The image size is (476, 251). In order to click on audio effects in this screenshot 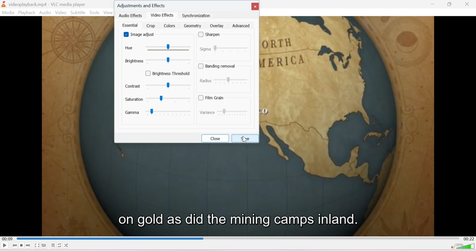, I will do `click(132, 16)`.